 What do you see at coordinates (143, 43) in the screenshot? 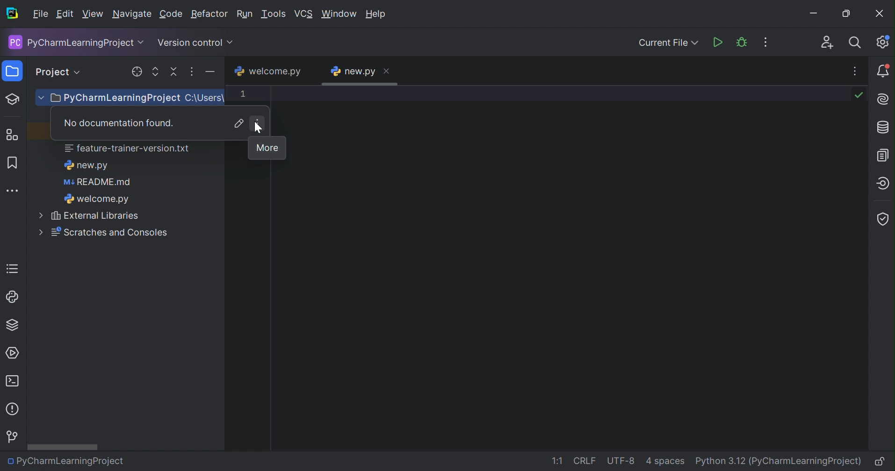
I see `Drop down` at bounding box center [143, 43].